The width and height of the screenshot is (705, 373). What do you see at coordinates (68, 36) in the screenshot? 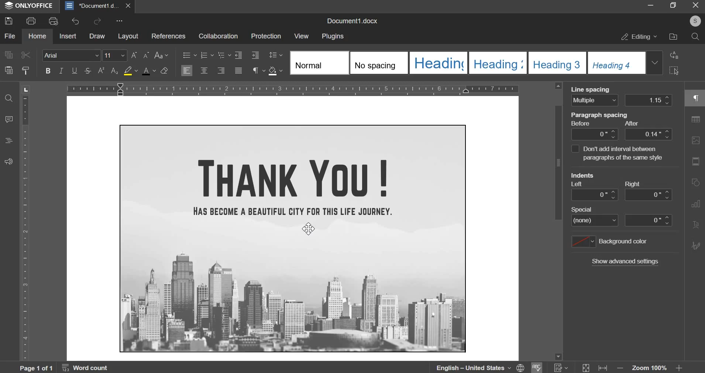
I see `insert` at bounding box center [68, 36].